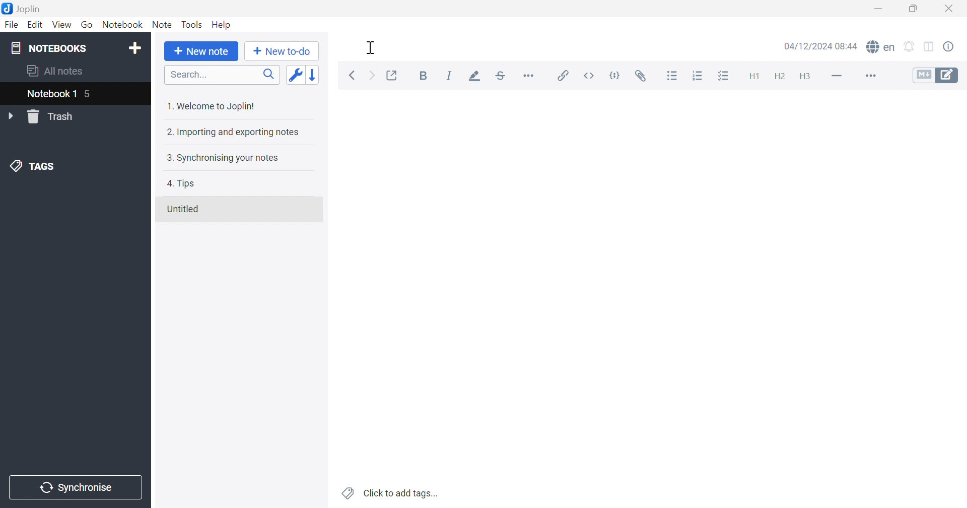  Describe the element at coordinates (870, 77) in the screenshot. I see `More` at that location.